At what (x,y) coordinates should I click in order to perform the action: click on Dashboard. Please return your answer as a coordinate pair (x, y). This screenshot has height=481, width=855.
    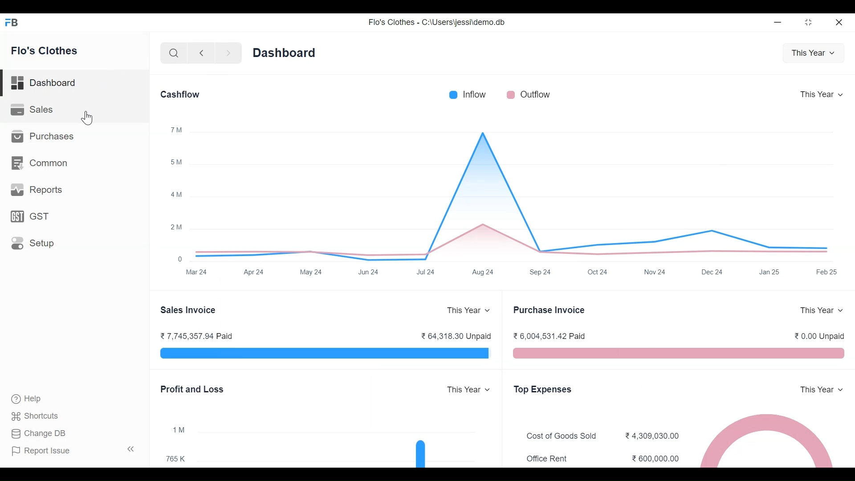
    Looking at the image, I should click on (286, 53).